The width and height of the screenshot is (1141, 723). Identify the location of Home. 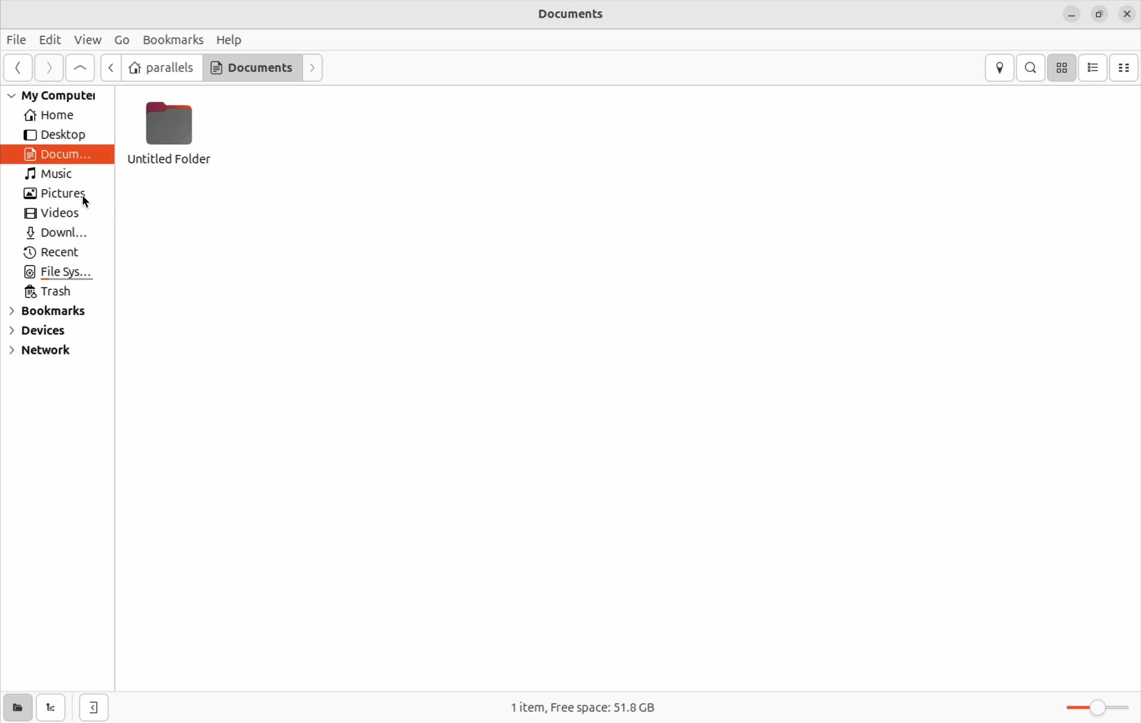
(54, 115).